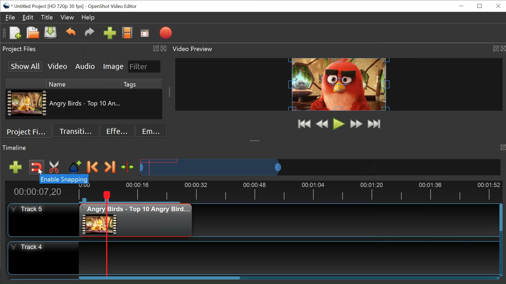 Image resolution: width=506 pixels, height=284 pixels. Describe the element at coordinates (26, 104) in the screenshot. I see `Clip` at that location.